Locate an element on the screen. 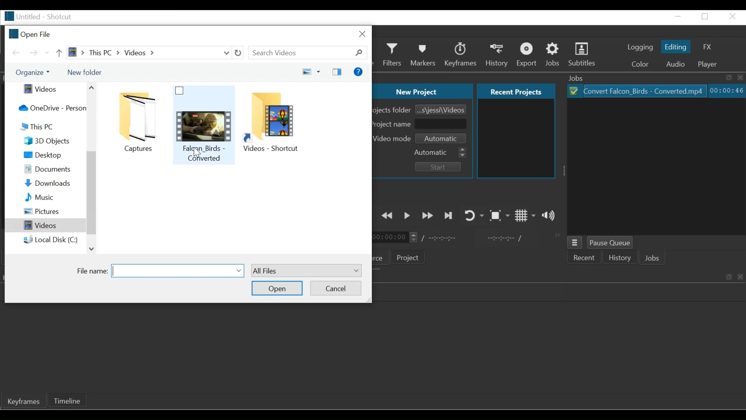 The height and width of the screenshot is (420, 746). Downloads is located at coordinates (51, 183).